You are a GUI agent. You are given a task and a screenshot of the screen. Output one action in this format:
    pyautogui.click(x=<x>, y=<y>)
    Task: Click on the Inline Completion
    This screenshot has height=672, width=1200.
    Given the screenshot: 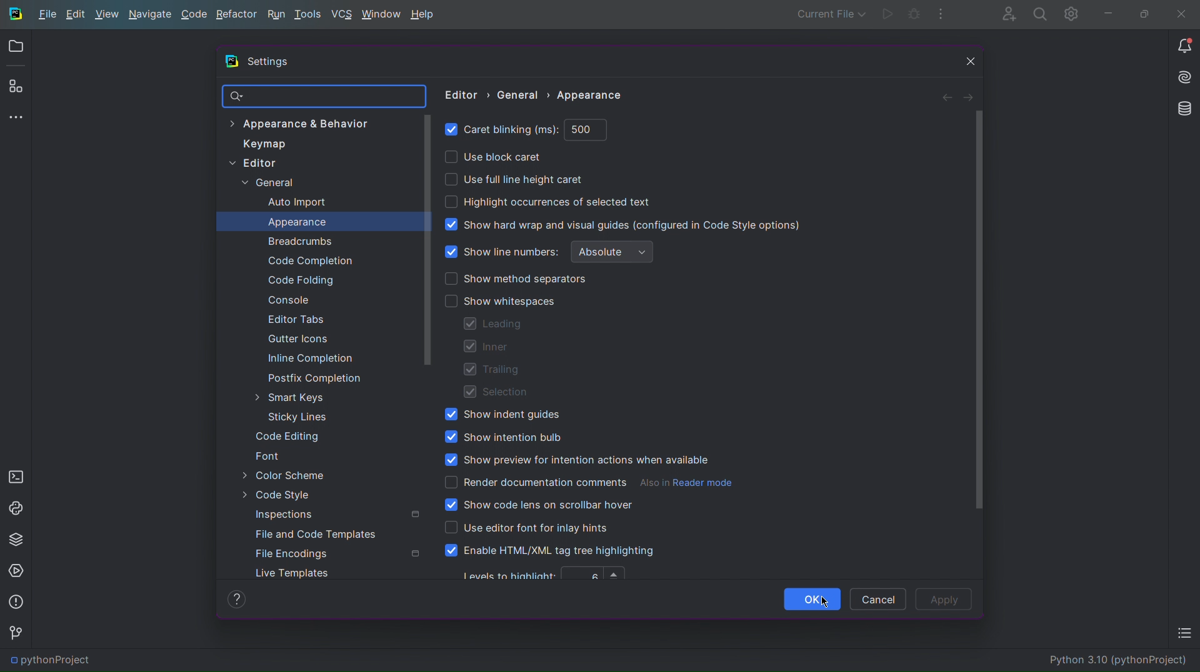 What is the action you would take?
    pyautogui.click(x=309, y=360)
    